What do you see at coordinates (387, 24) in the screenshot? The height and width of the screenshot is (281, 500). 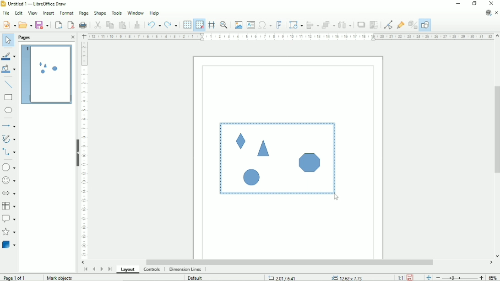 I see `Toggle point edit mode` at bounding box center [387, 24].